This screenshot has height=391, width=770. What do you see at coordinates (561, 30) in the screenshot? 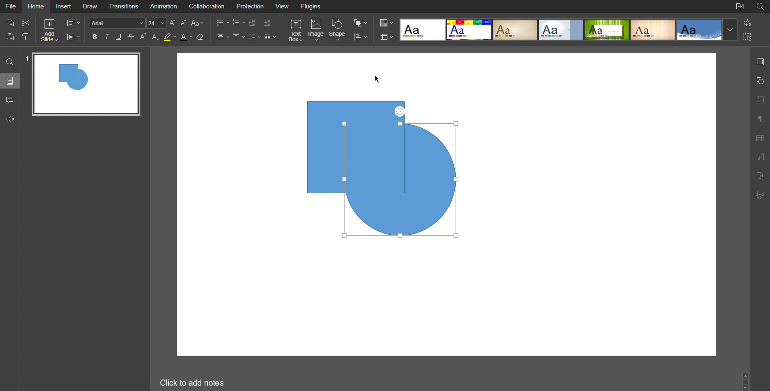
I see `Official` at bounding box center [561, 30].